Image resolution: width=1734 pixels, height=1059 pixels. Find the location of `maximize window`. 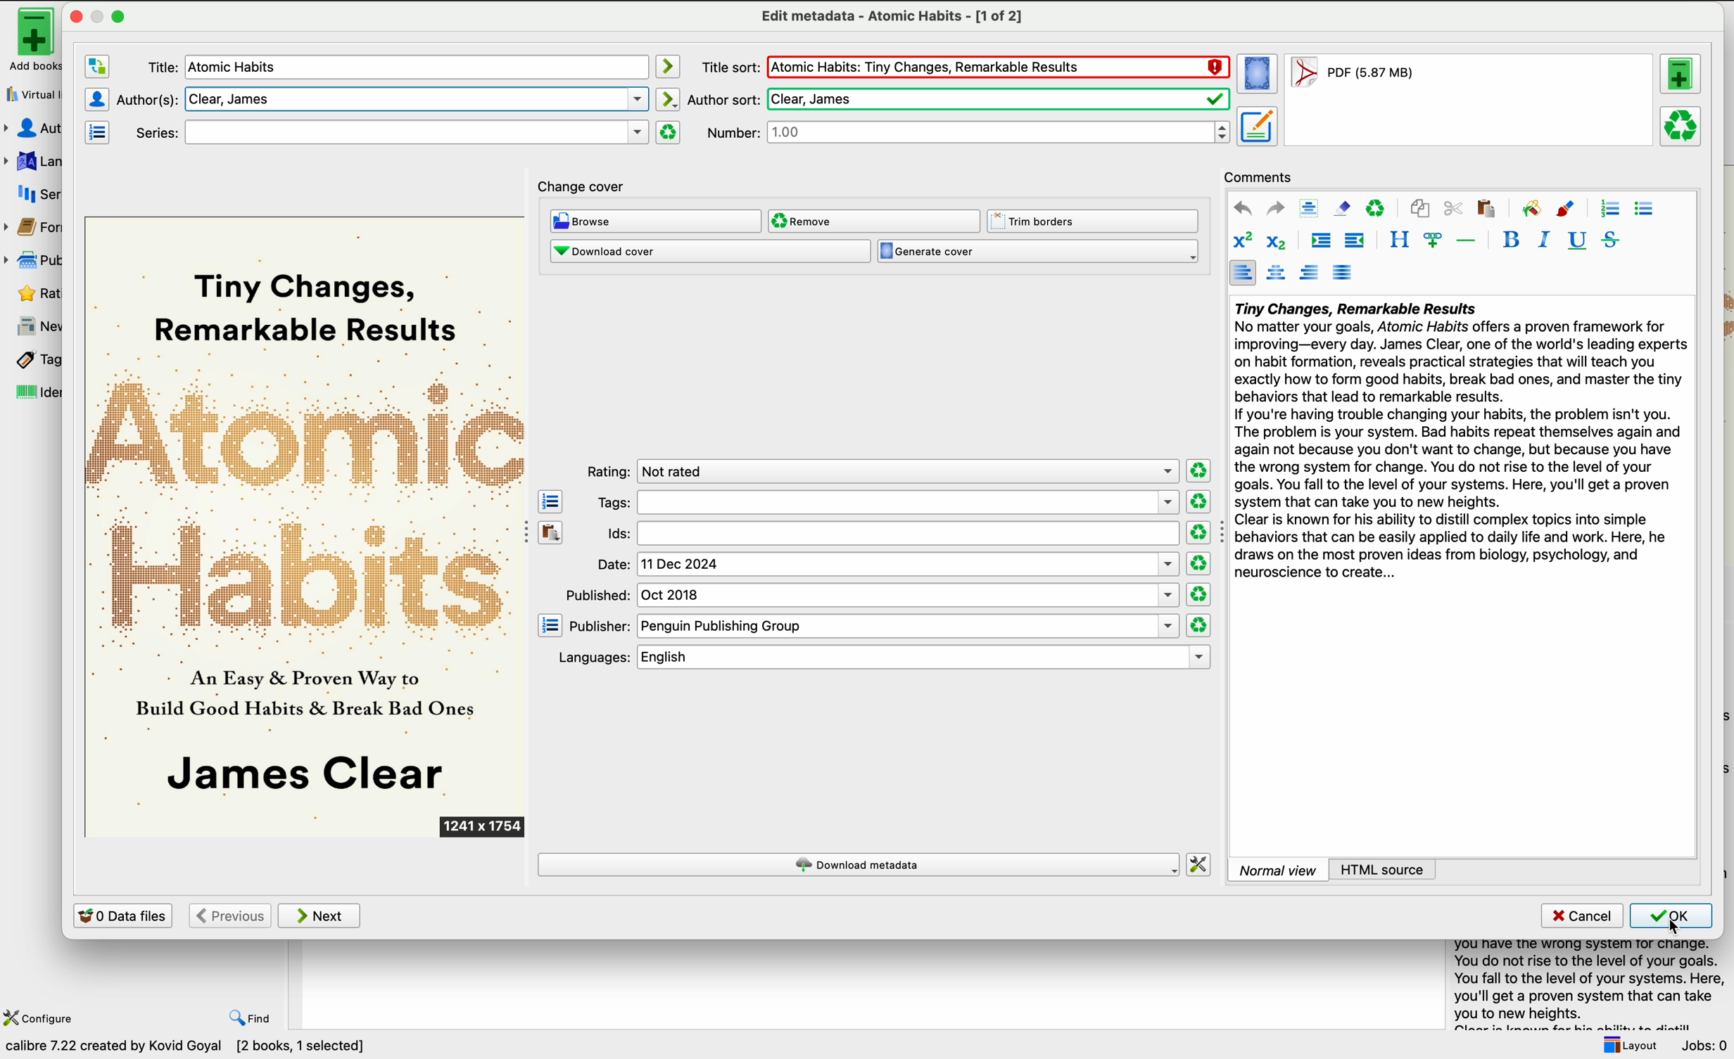

maximize window is located at coordinates (108, 15).